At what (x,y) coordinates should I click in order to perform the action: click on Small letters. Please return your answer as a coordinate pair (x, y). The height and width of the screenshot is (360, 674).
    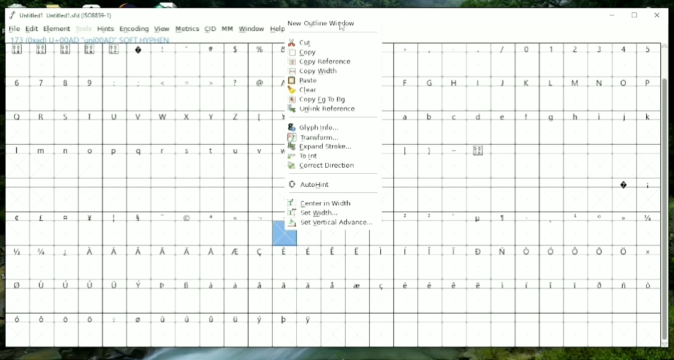
    Looking at the image, I should click on (139, 149).